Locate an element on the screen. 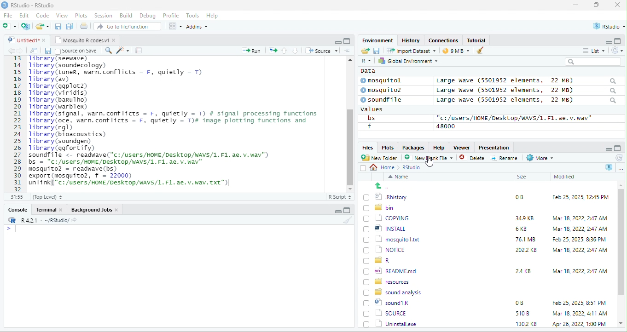 This screenshot has height=332, width=627. Modified is located at coordinates (565, 177).